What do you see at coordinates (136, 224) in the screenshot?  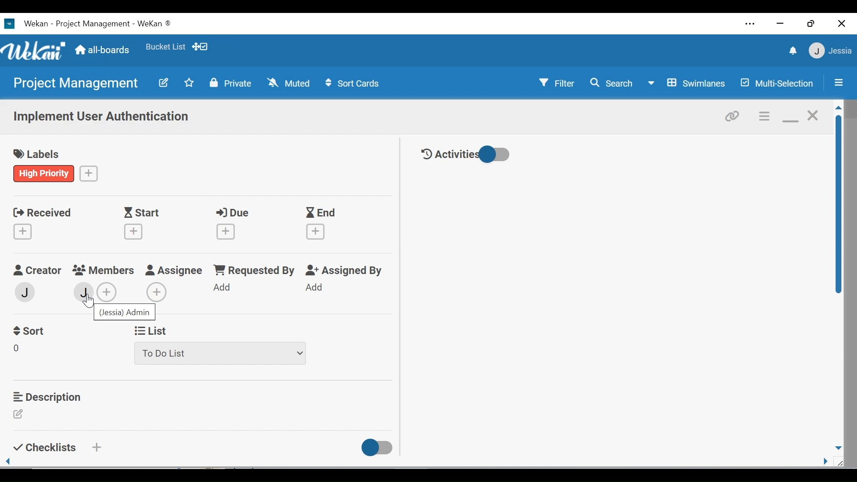 I see `Start` at bounding box center [136, 224].